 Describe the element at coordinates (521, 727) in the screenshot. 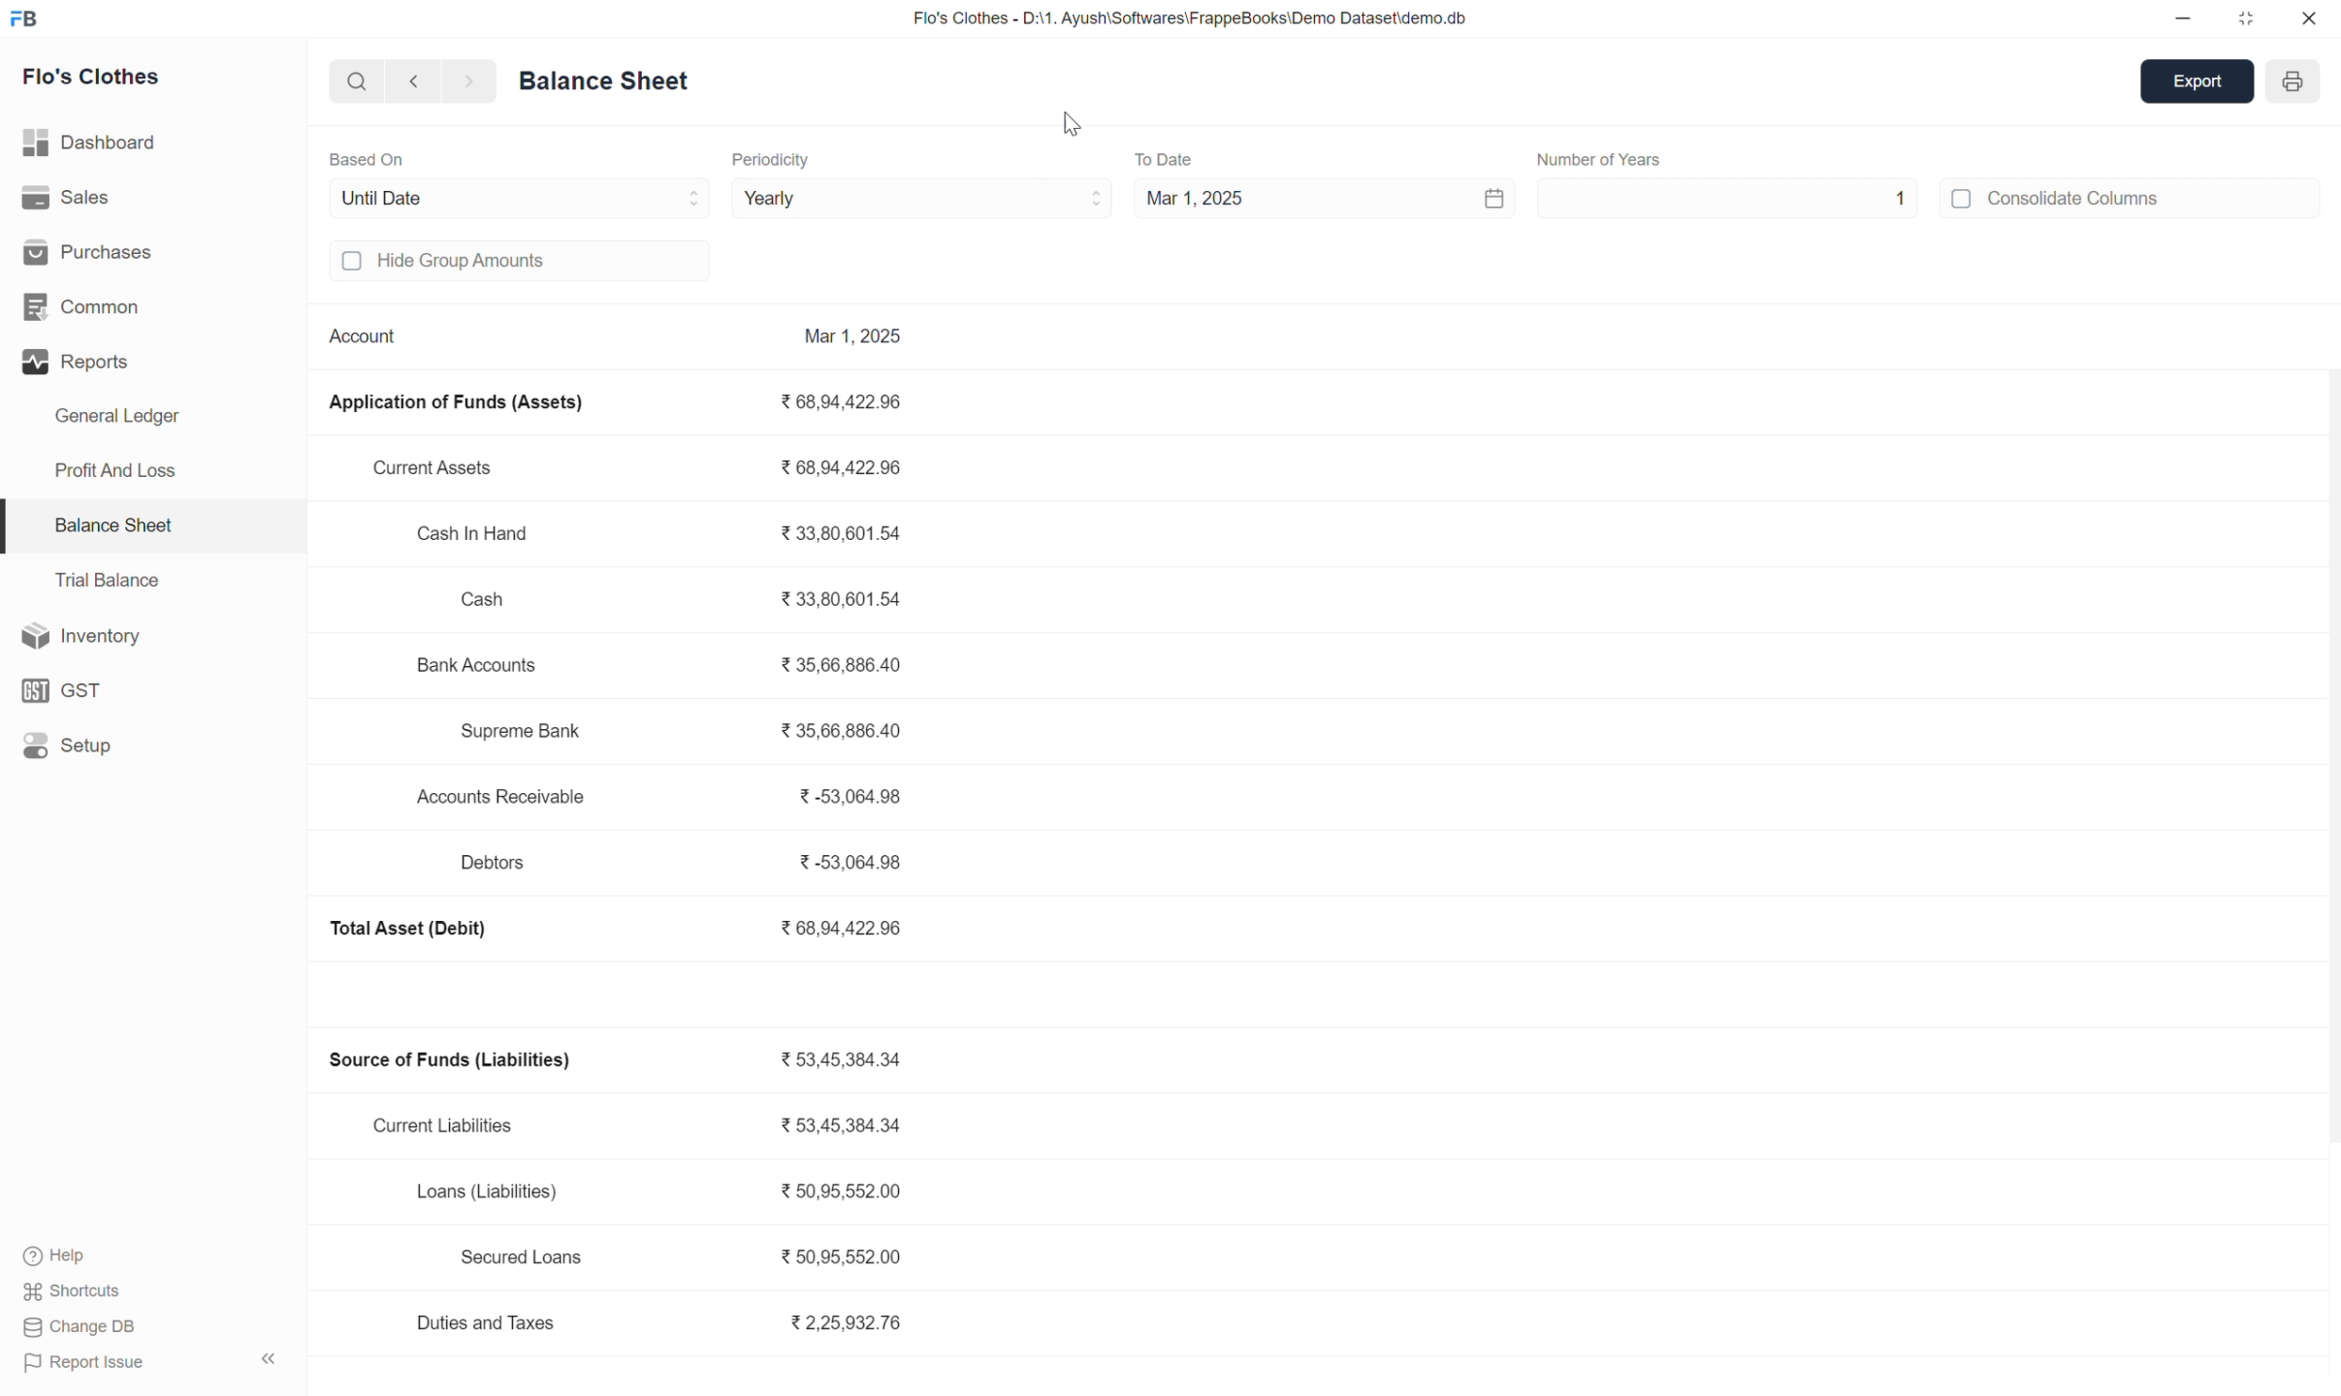

I see `Supreme Bank` at that location.